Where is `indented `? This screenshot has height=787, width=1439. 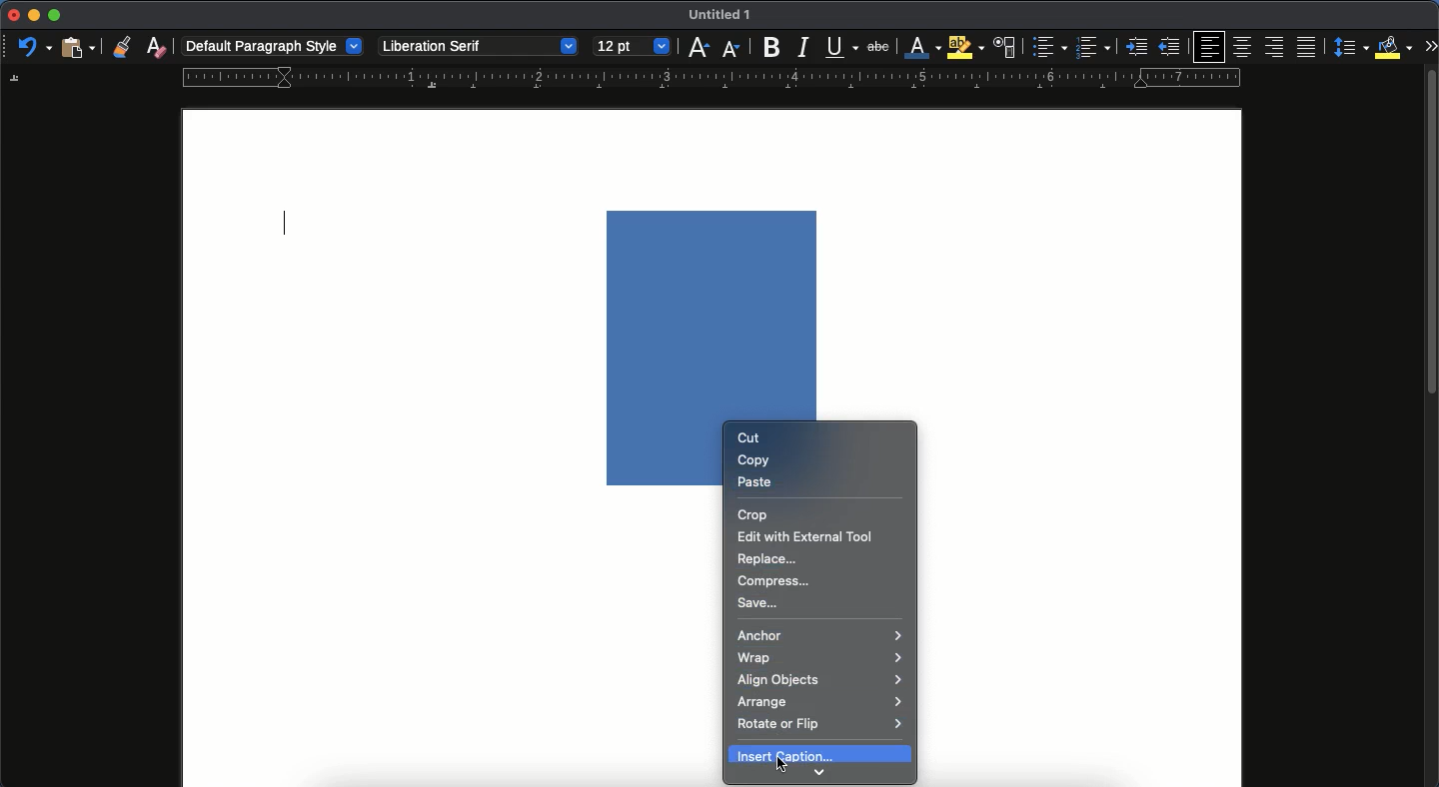
indented  is located at coordinates (1135, 48).